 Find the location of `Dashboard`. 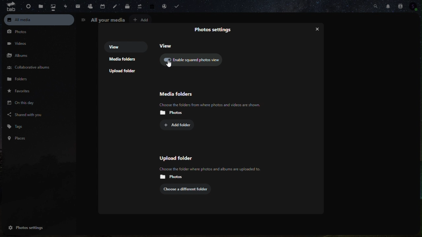

Dashboard is located at coordinates (26, 6).